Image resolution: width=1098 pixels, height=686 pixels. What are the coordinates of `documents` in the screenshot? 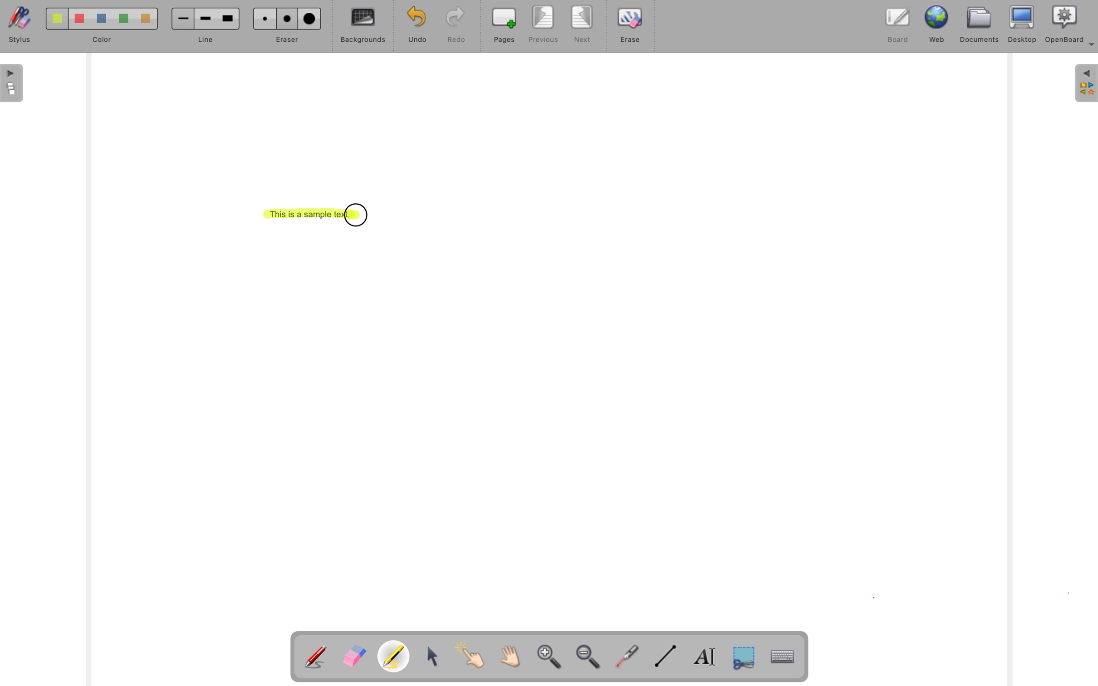 It's located at (980, 26).